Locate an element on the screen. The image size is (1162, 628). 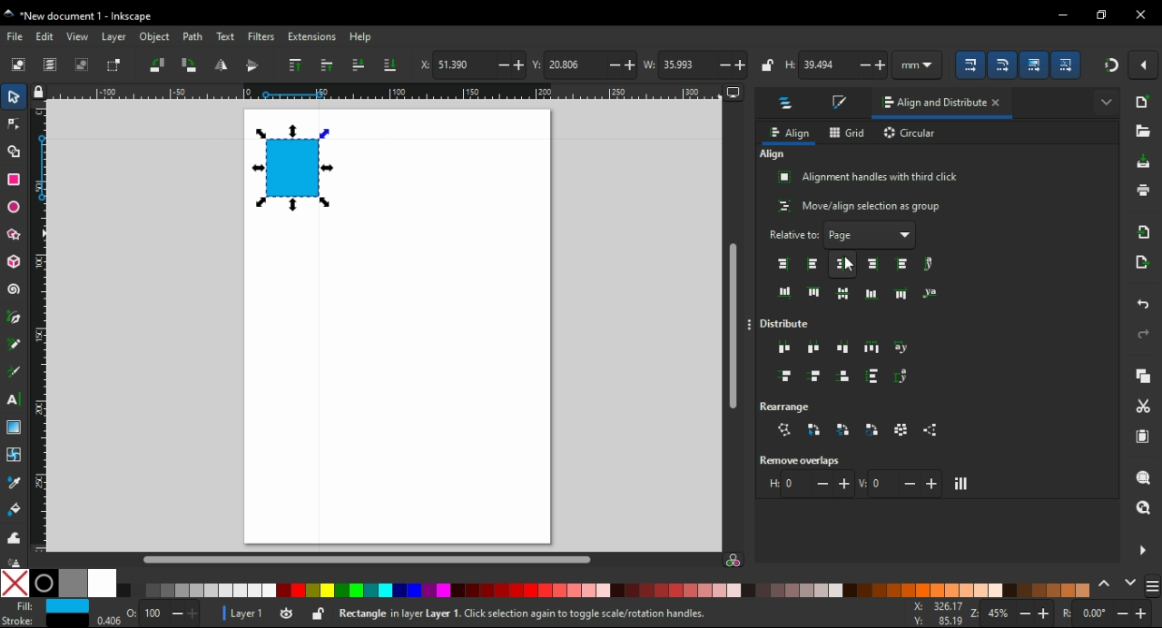
close window is located at coordinates (1141, 15).